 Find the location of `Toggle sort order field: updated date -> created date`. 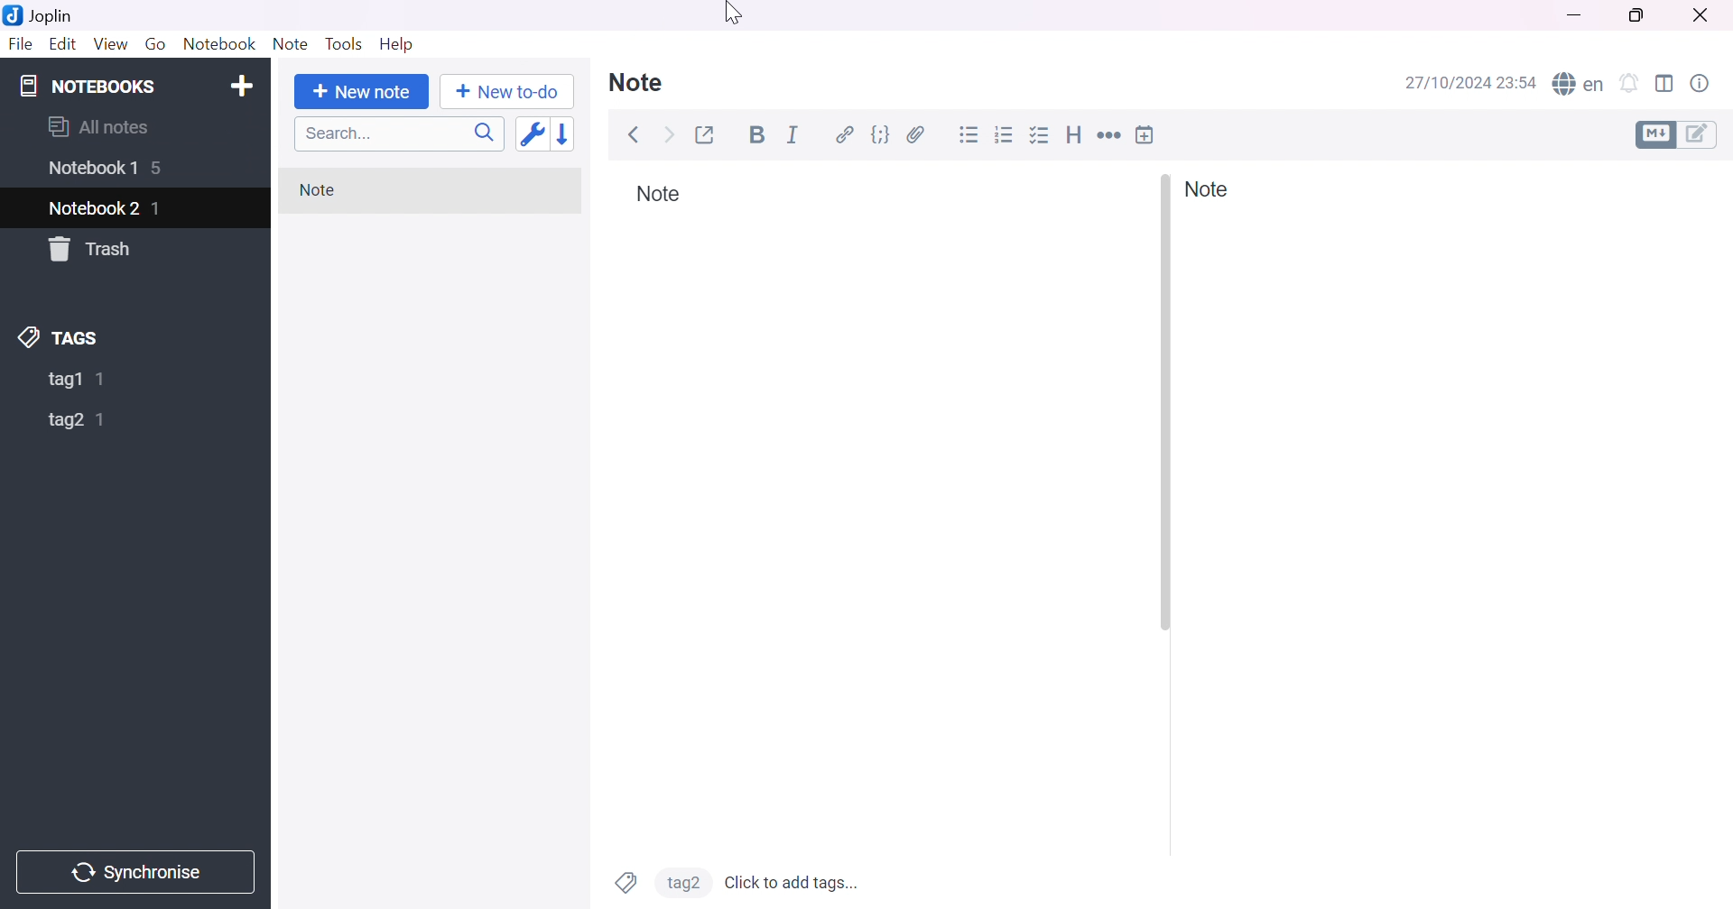

Toggle sort order field: updated date -> created date is located at coordinates (530, 136).